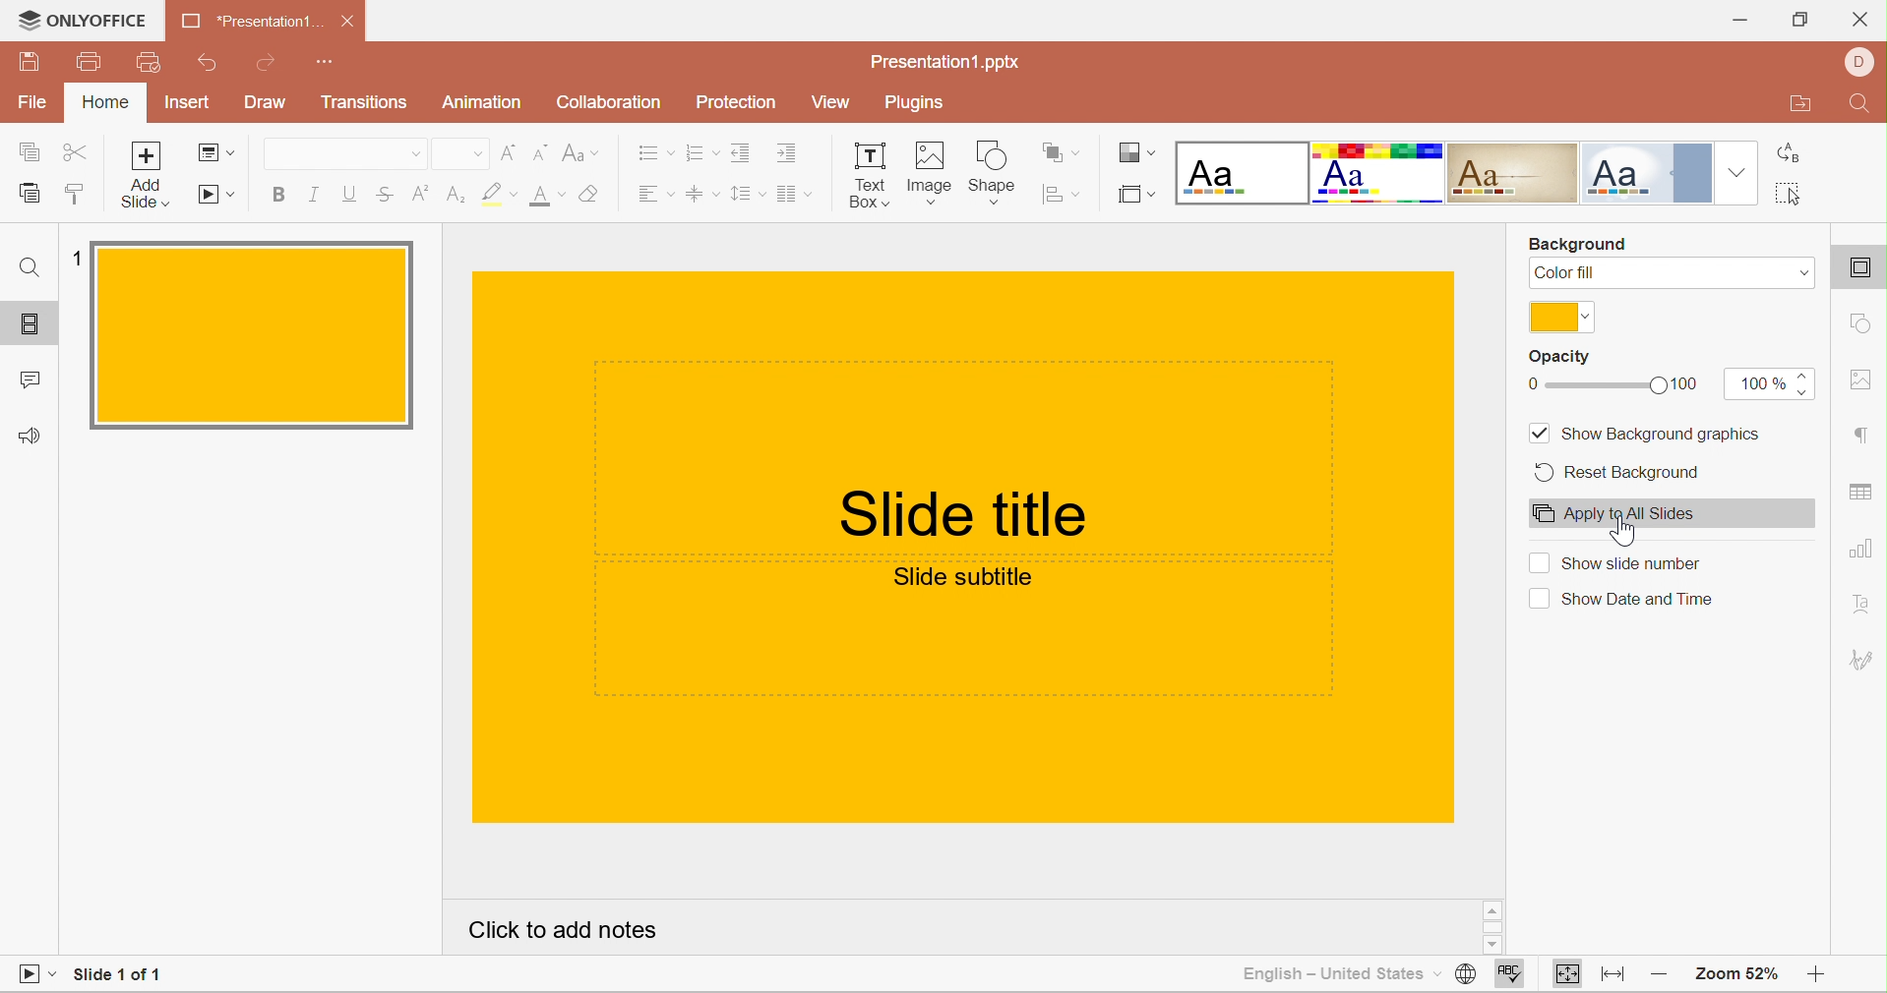 This screenshot has height=993, width=1887. Describe the element at coordinates (30, 60) in the screenshot. I see `Save` at that location.